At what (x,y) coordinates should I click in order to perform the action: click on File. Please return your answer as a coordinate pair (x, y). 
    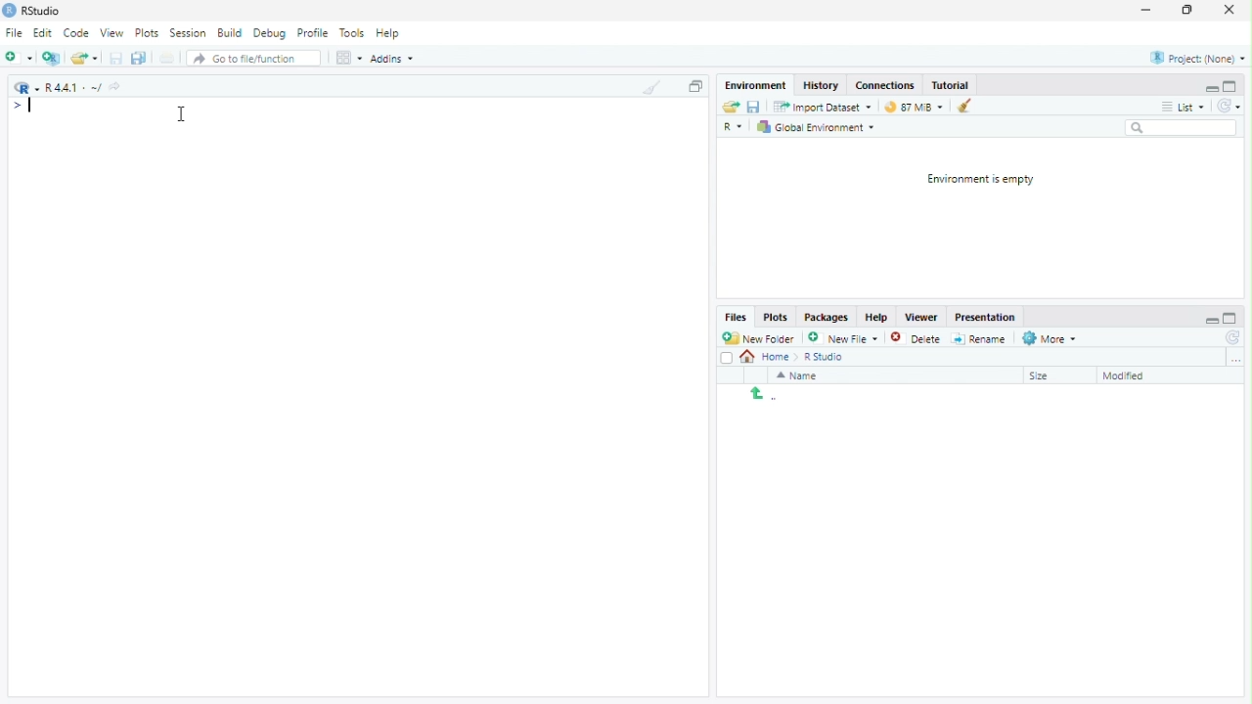
    Looking at the image, I should click on (14, 32).